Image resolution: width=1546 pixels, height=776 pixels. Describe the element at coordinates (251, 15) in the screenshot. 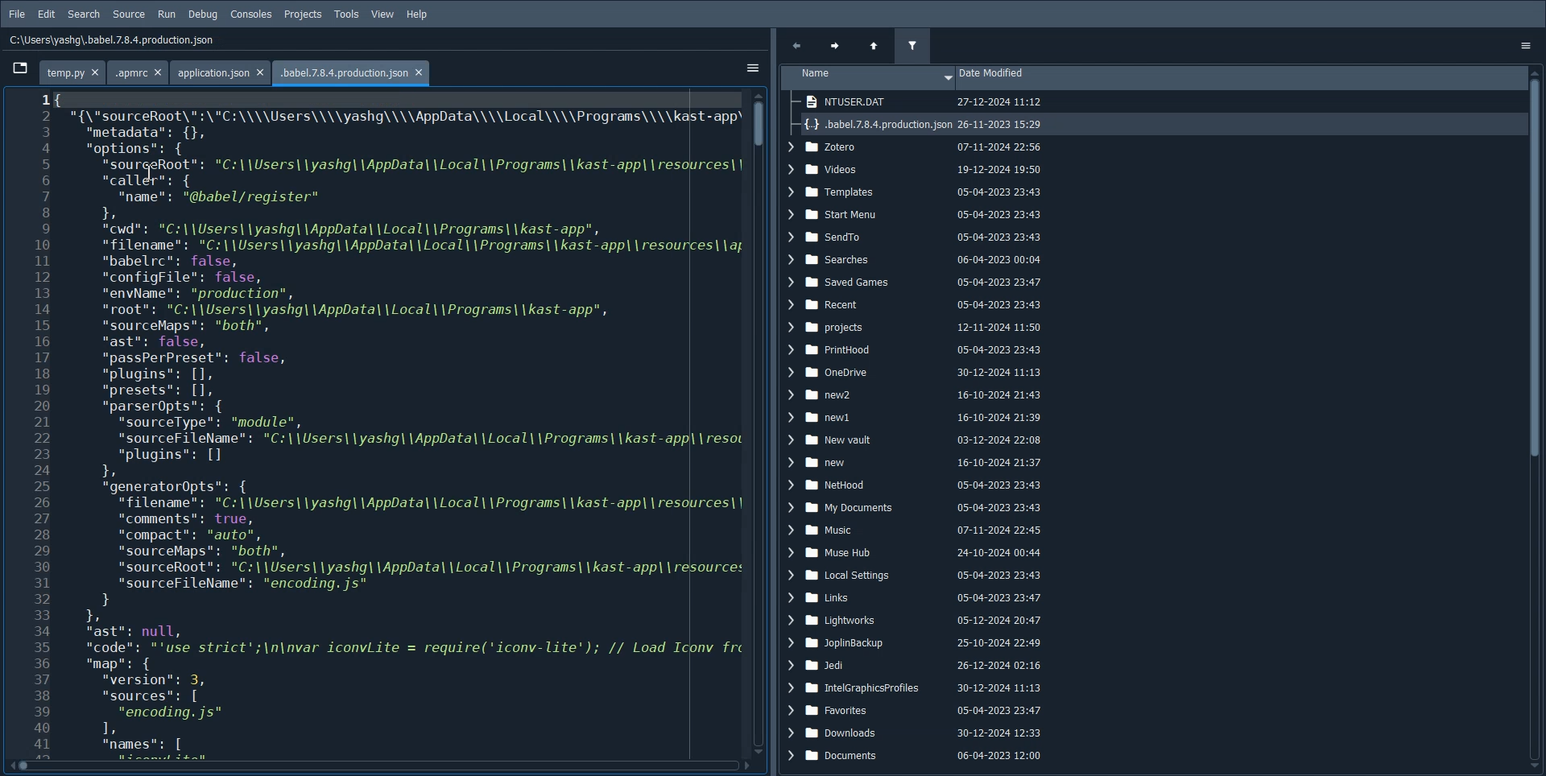

I see `Consoles` at that location.